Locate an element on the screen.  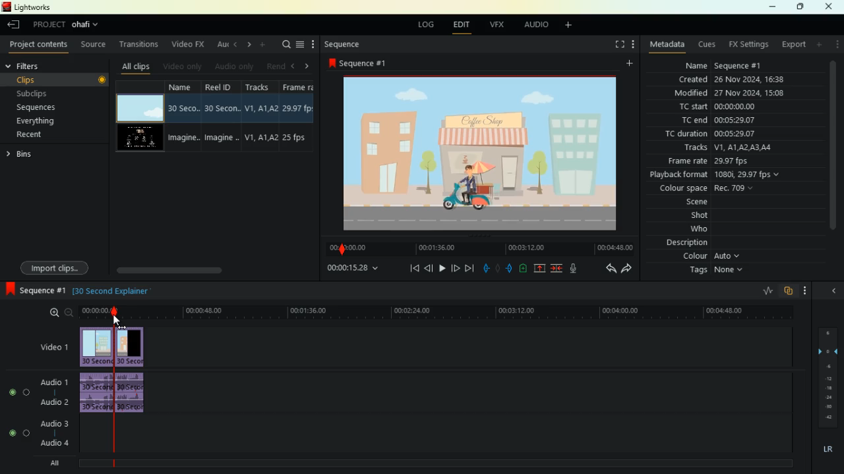
everything is located at coordinates (41, 121).